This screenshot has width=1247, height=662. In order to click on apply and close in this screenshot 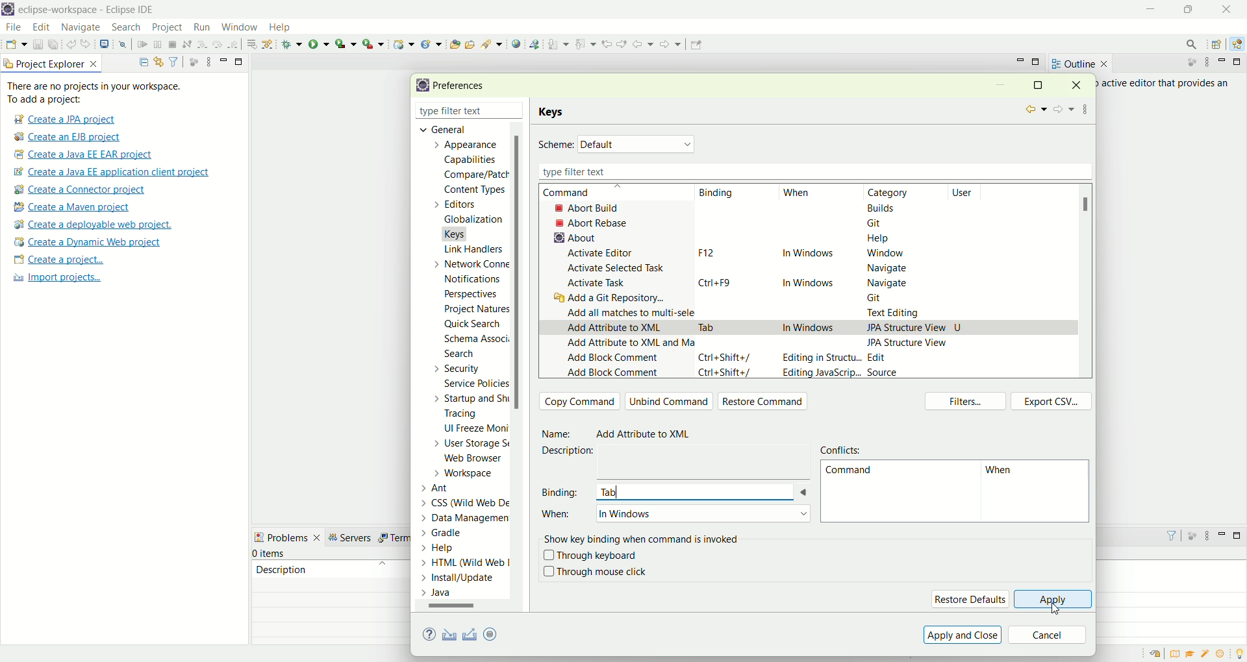, I will do `click(961, 635)`.